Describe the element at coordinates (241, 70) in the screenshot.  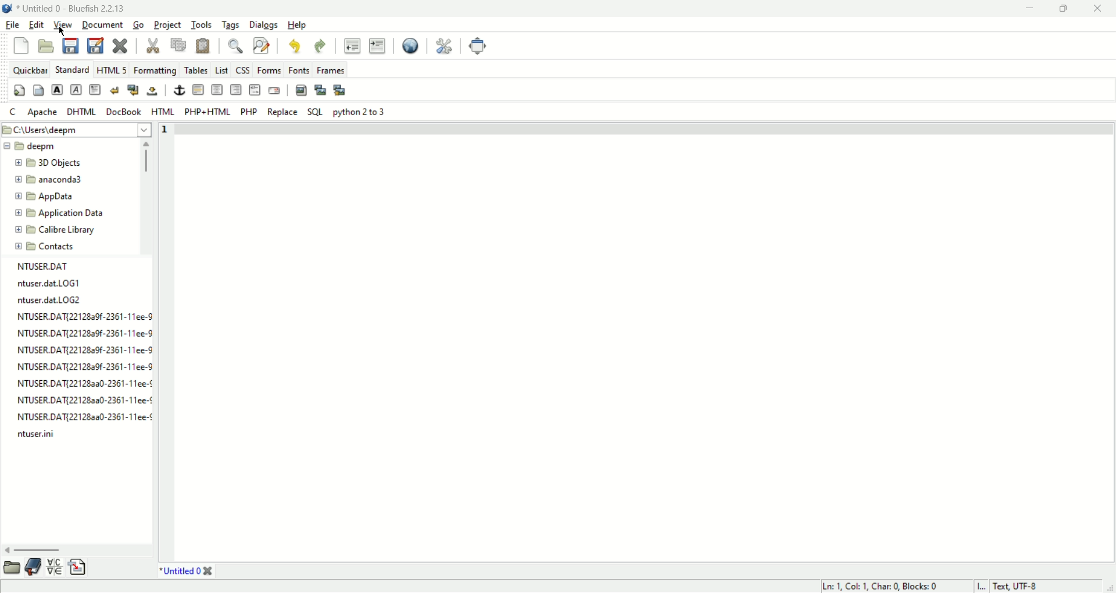
I see `Css` at that location.